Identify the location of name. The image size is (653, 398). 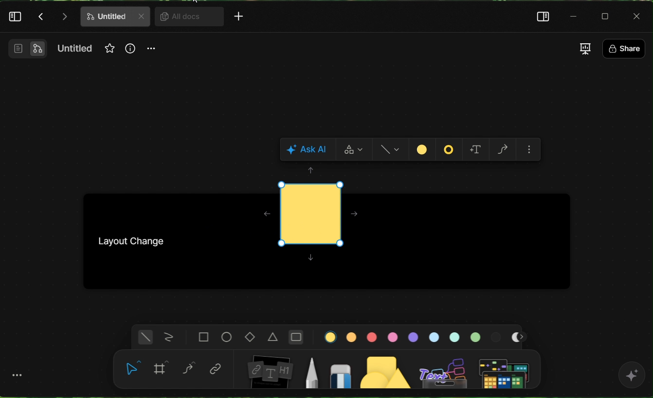
(76, 50).